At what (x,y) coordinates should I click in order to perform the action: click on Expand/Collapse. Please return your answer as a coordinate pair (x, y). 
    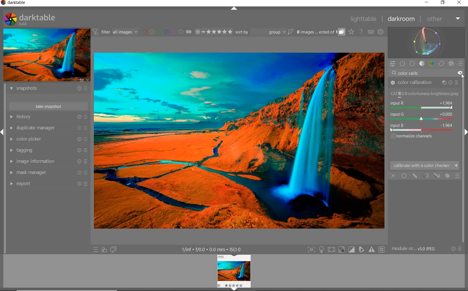
    Looking at the image, I should click on (235, 289).